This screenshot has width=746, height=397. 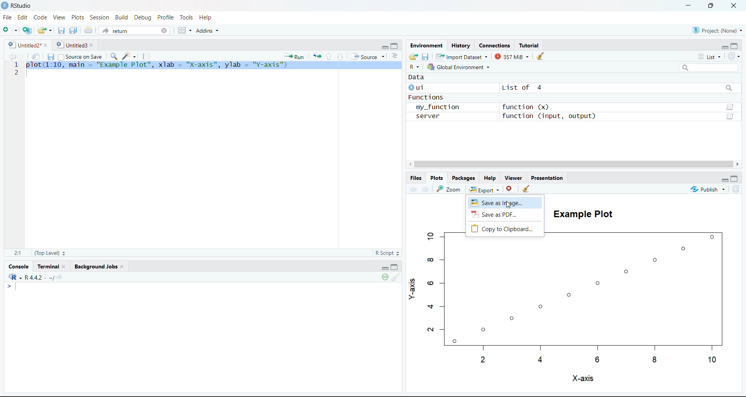 I want to click on Close, so click(x=510, y=188).